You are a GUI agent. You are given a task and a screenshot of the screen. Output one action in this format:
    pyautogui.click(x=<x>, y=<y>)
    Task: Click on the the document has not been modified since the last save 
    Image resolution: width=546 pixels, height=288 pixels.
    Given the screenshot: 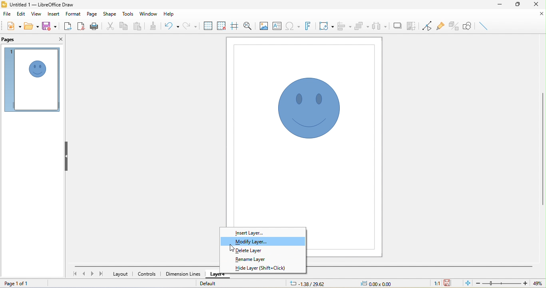 What is the action you would take?
    pyautogui.click(x=450, y=283)
    